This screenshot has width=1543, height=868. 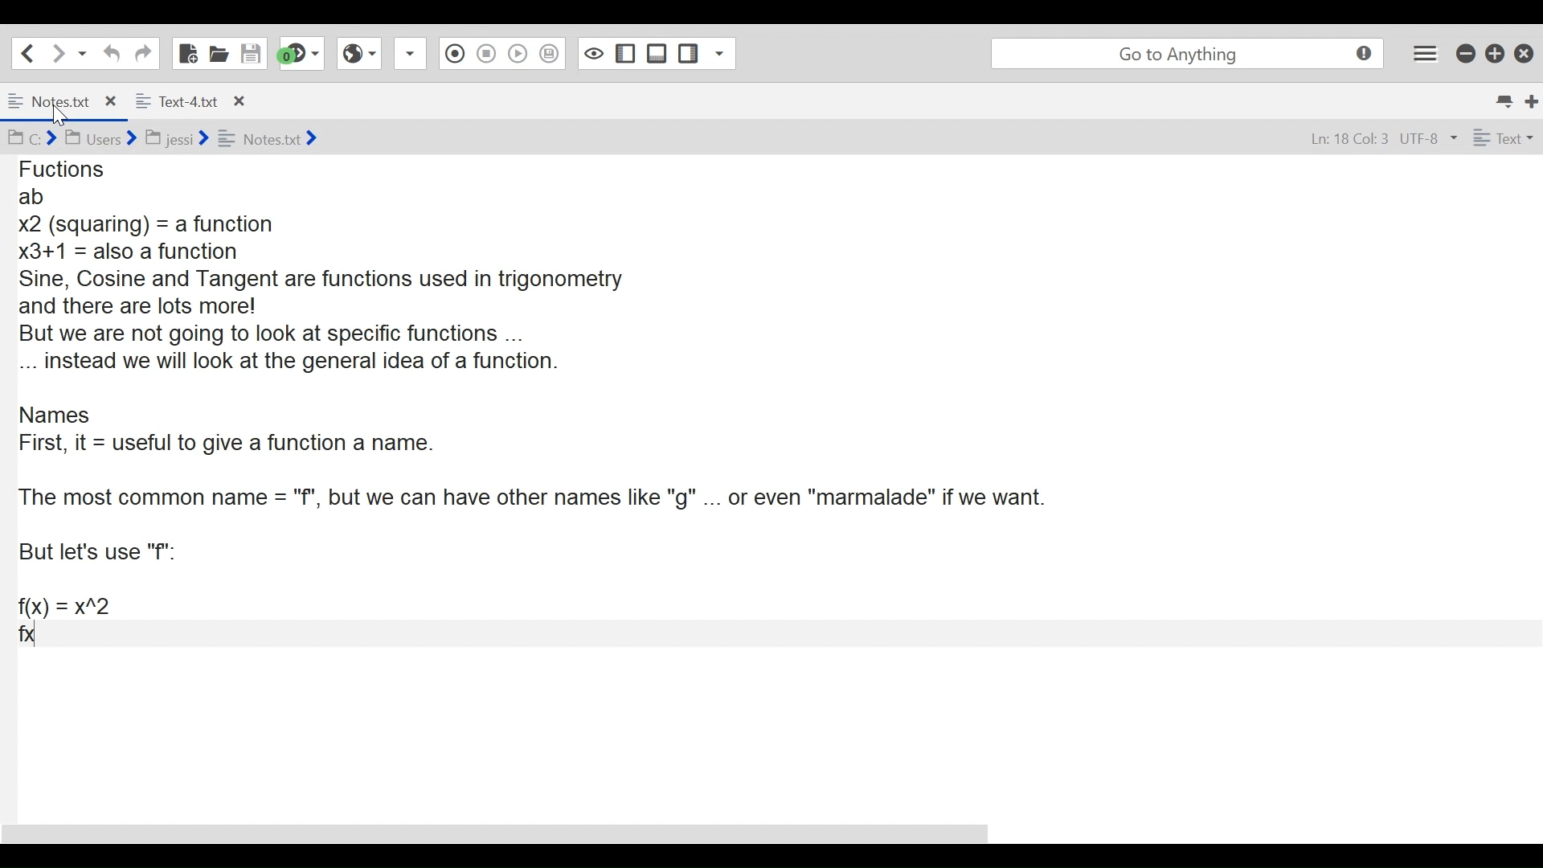 What do you see at coordinates (624, 53) in the screenshot?
I see `Show/Hide Left Pane` at bounding box center [624, 53].